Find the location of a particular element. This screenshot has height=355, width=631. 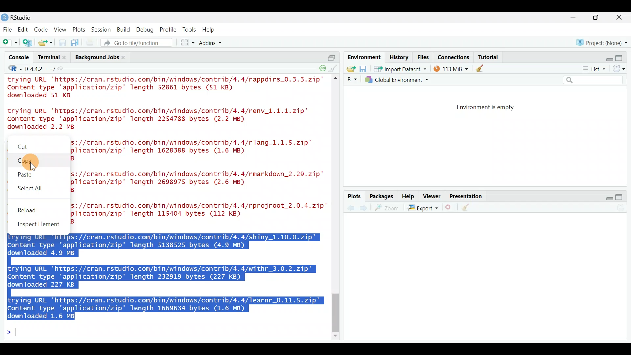

RStudio is located at coordinates (20, 17).